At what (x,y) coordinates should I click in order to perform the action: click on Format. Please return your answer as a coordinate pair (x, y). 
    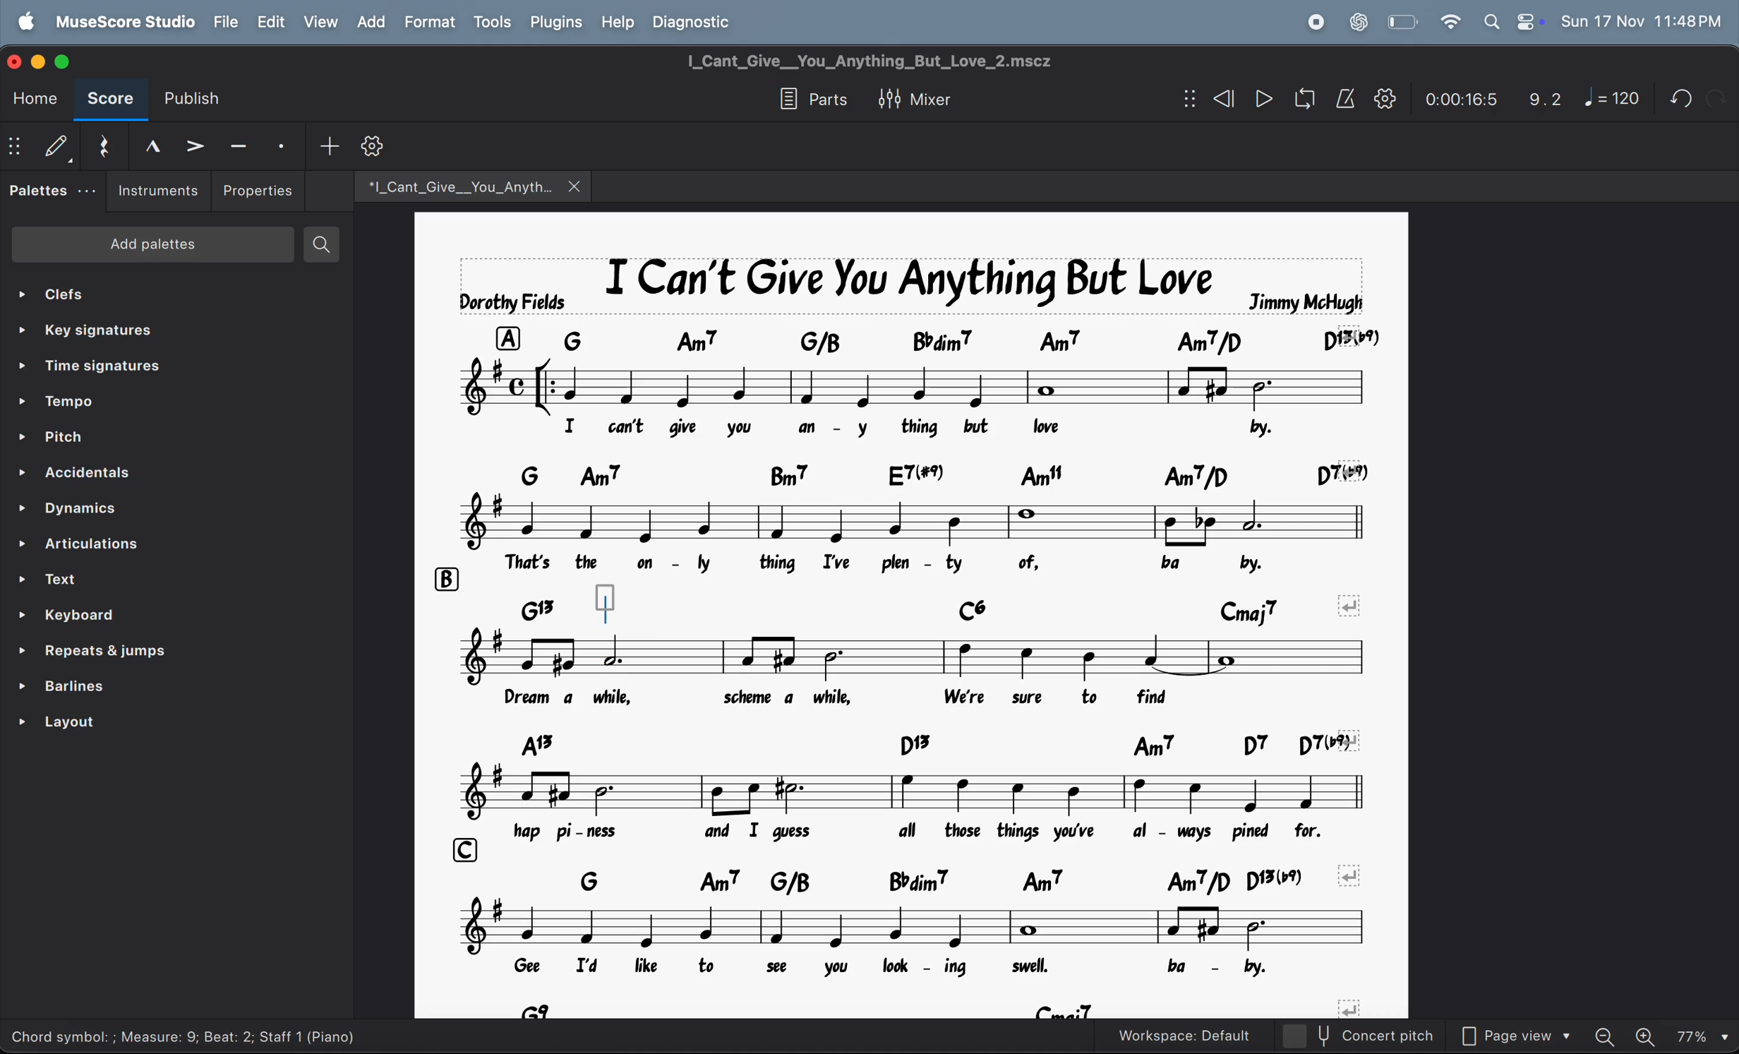
    Looking at the image, I should click on (432, 20).